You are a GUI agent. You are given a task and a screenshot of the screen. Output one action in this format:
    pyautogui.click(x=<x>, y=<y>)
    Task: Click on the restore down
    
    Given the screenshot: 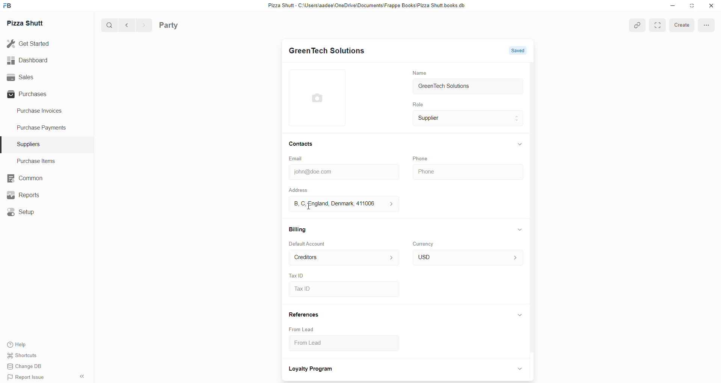 What is the action you would take?
    pyautogui.click(x=691, y=6)
    